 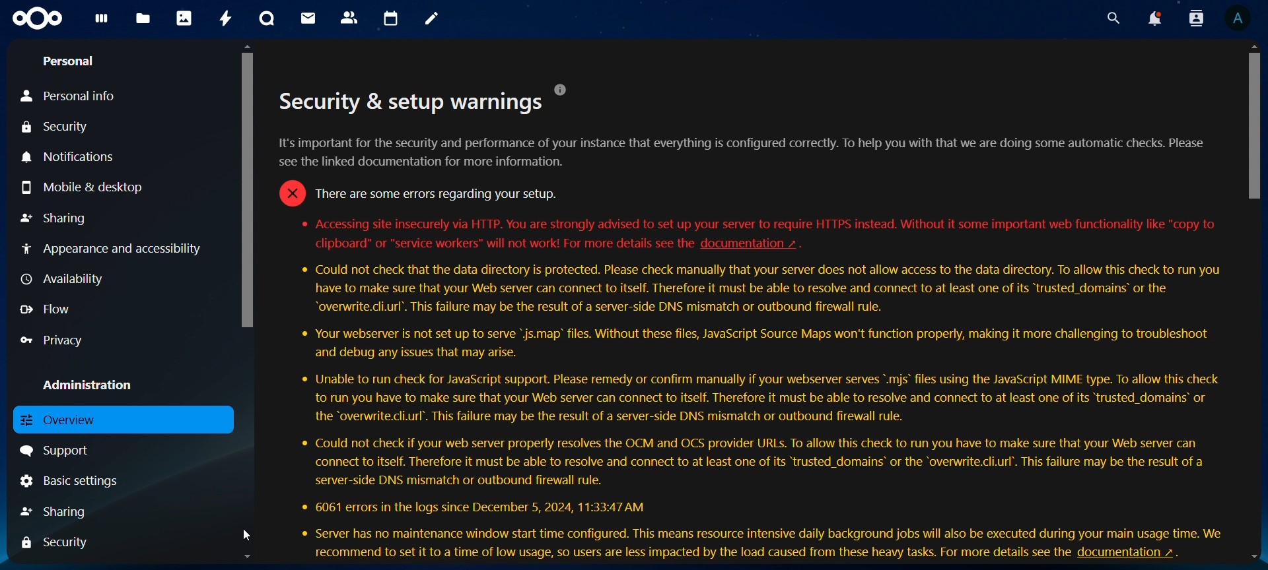 I want to click on talk, so click(x=265, y=18).